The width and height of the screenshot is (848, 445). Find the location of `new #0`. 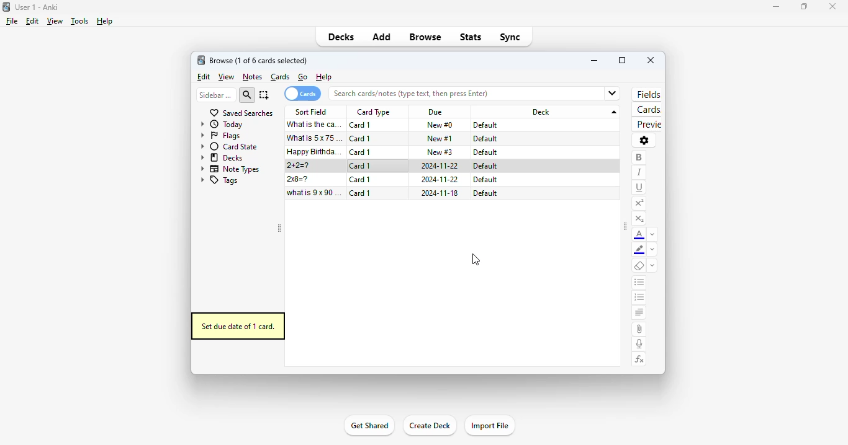

new #0 is located at coordinates (440, 125).